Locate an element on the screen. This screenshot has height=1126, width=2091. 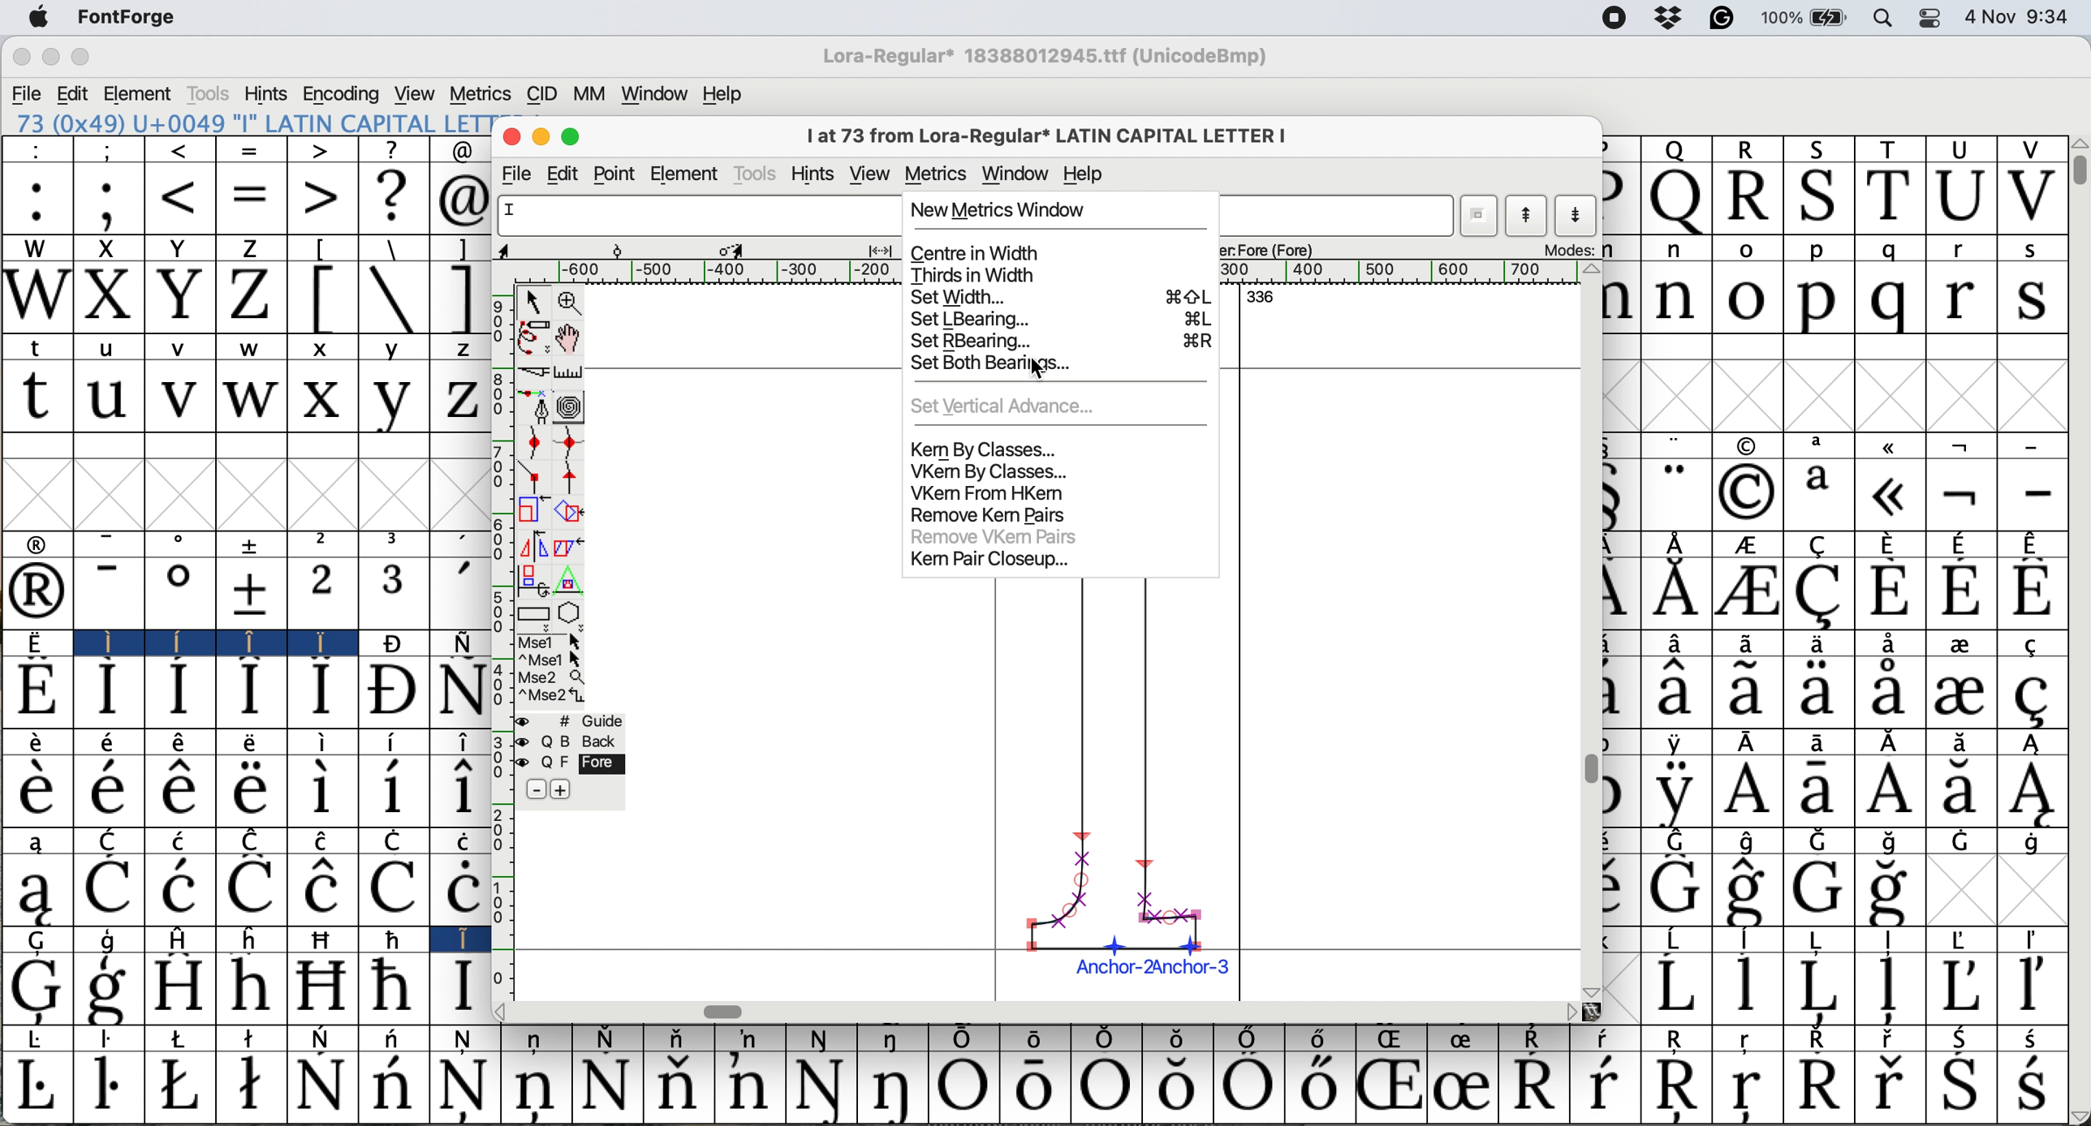
Symbol is located at coordinates (2033, 591).